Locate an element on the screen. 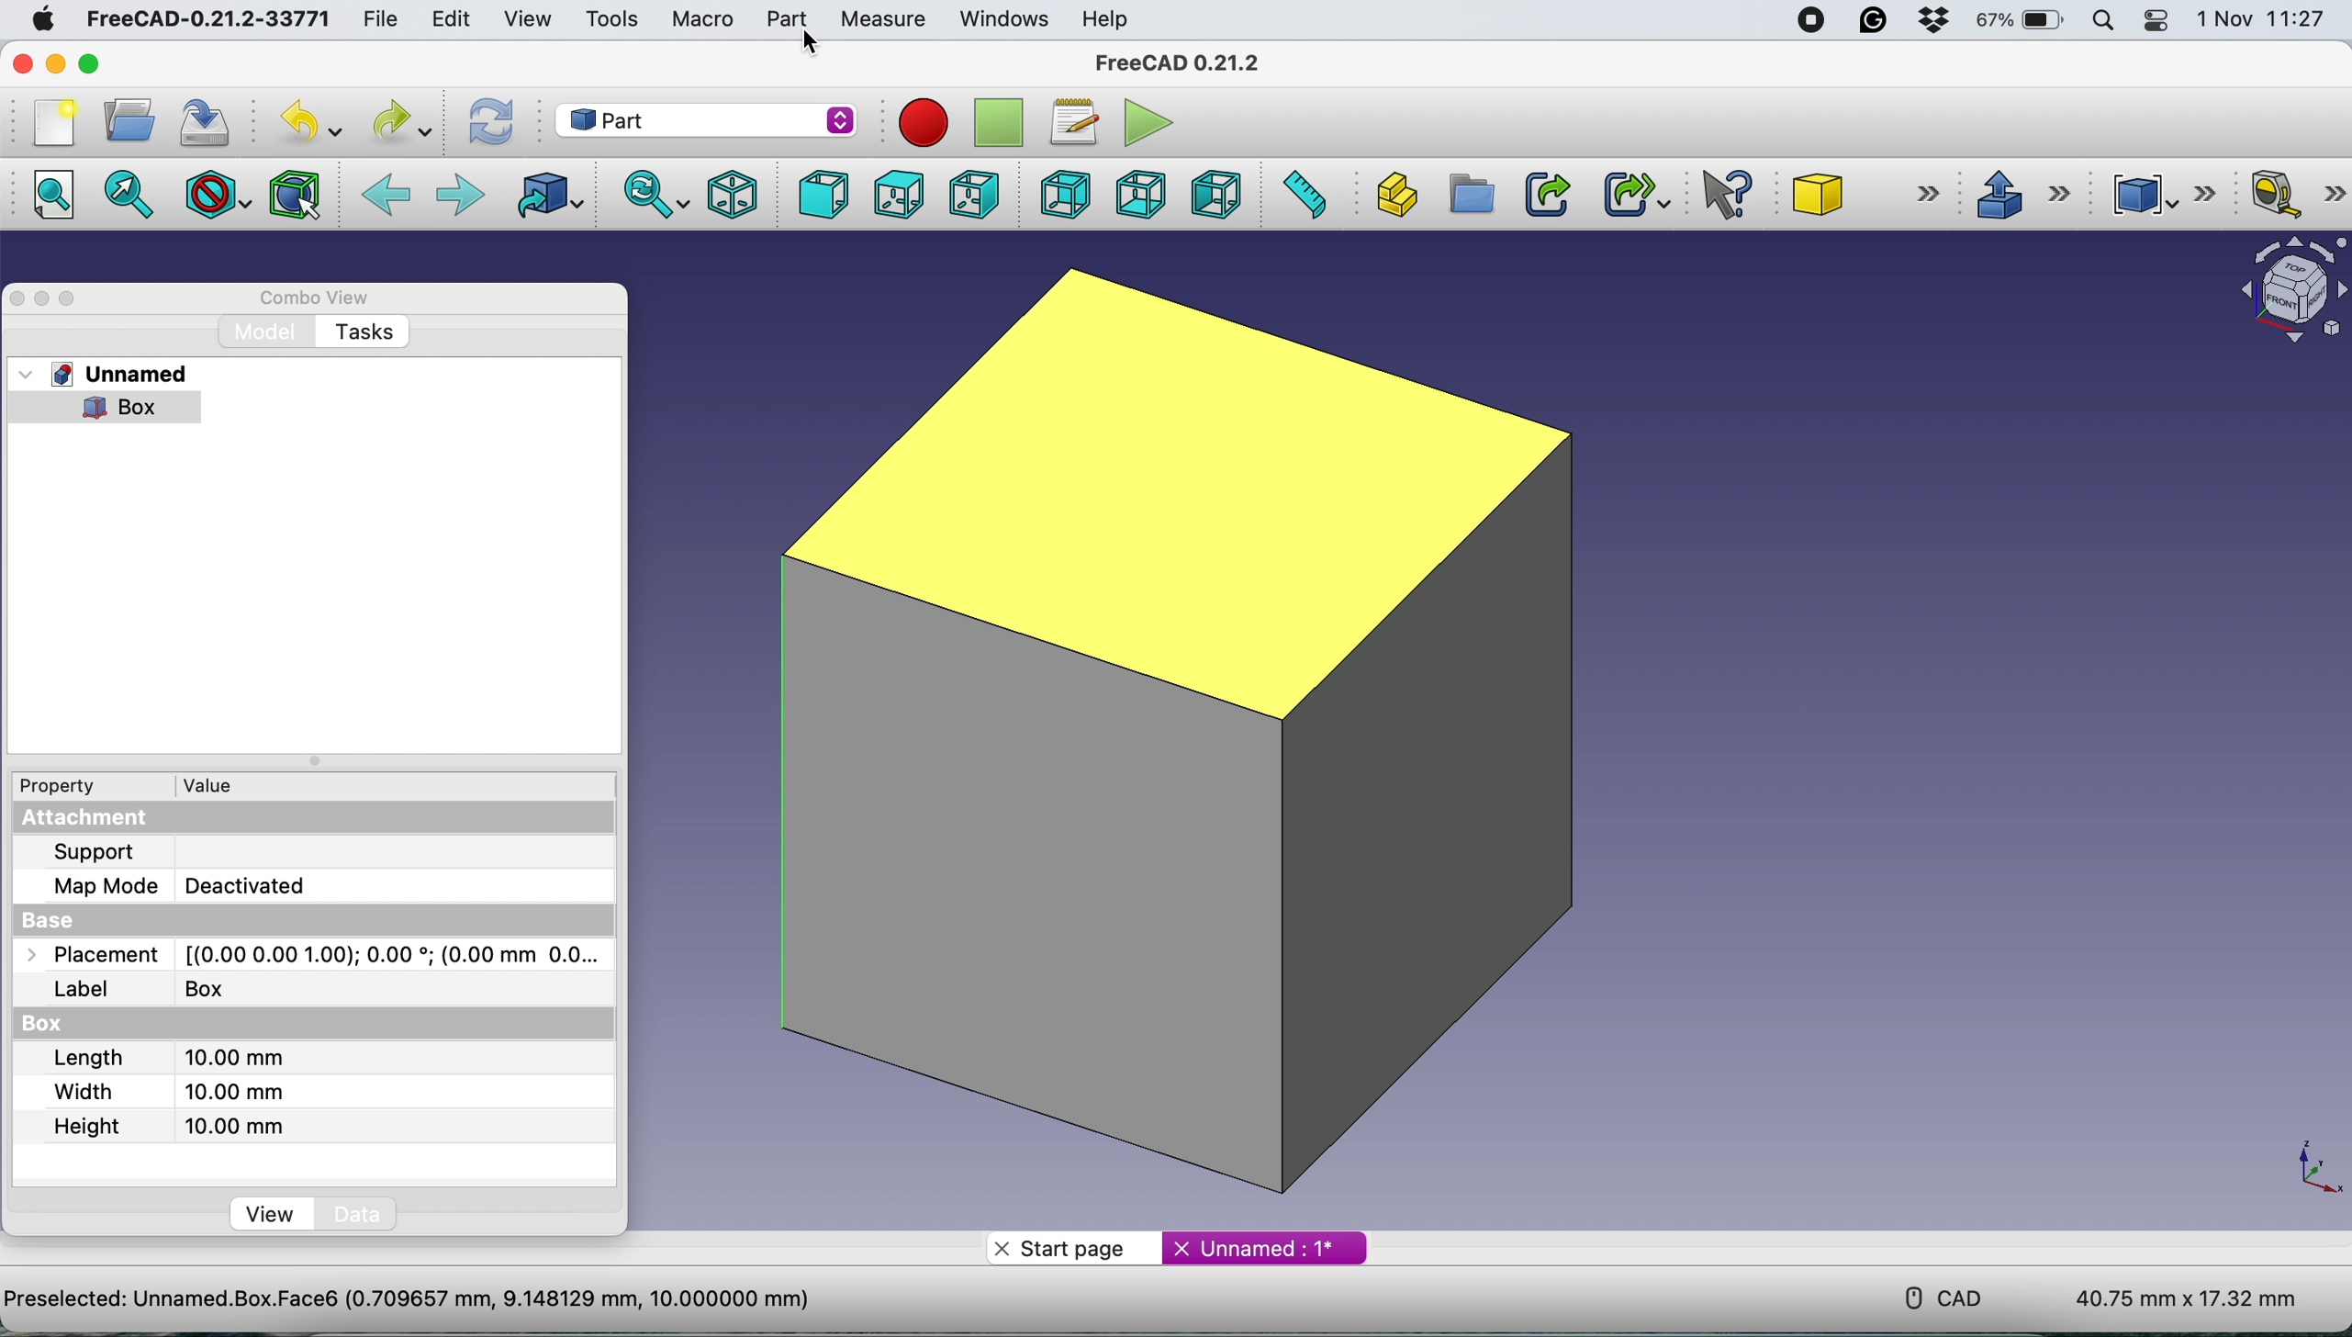 Image resolution: width=2352 pixels, height=1337 pixels. dropbox is located at coordinates (1941, 20).